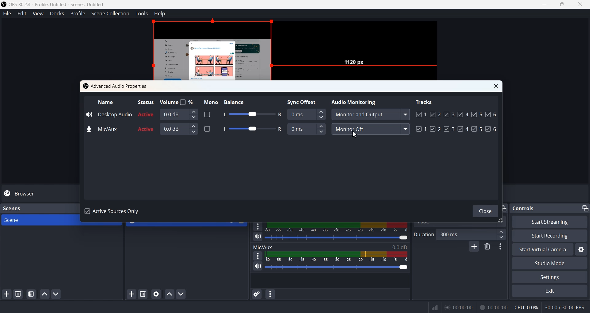 This screenshot has height=313, width=590. I want to click on Remove configurable transistion, so click(488, 247).